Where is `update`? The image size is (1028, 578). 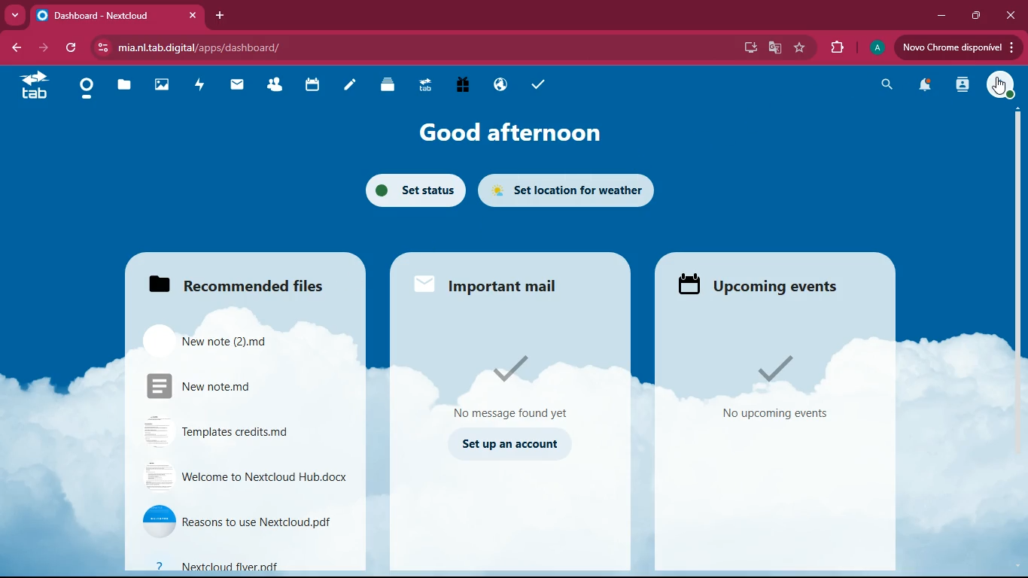 update is located at coordinates (957, 47).